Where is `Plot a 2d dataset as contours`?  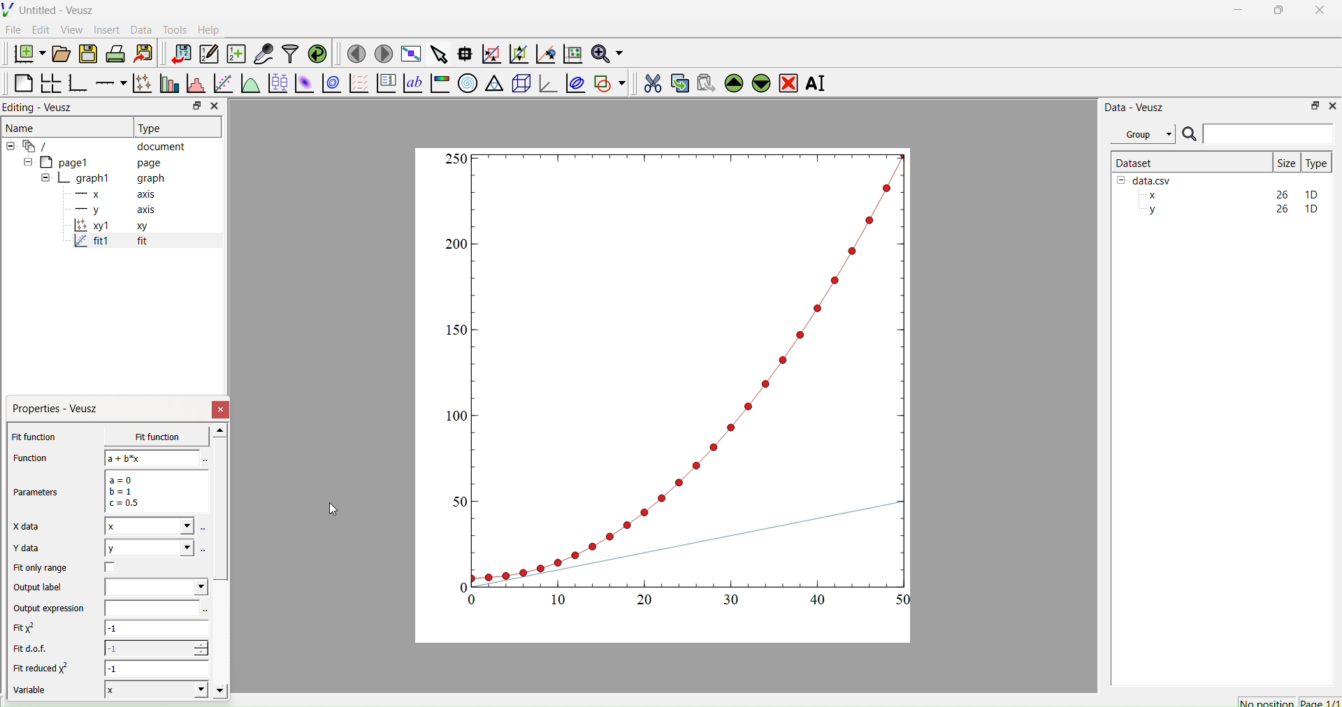 Plot a 2d dataset as contours is located at coordinates (331, 85).